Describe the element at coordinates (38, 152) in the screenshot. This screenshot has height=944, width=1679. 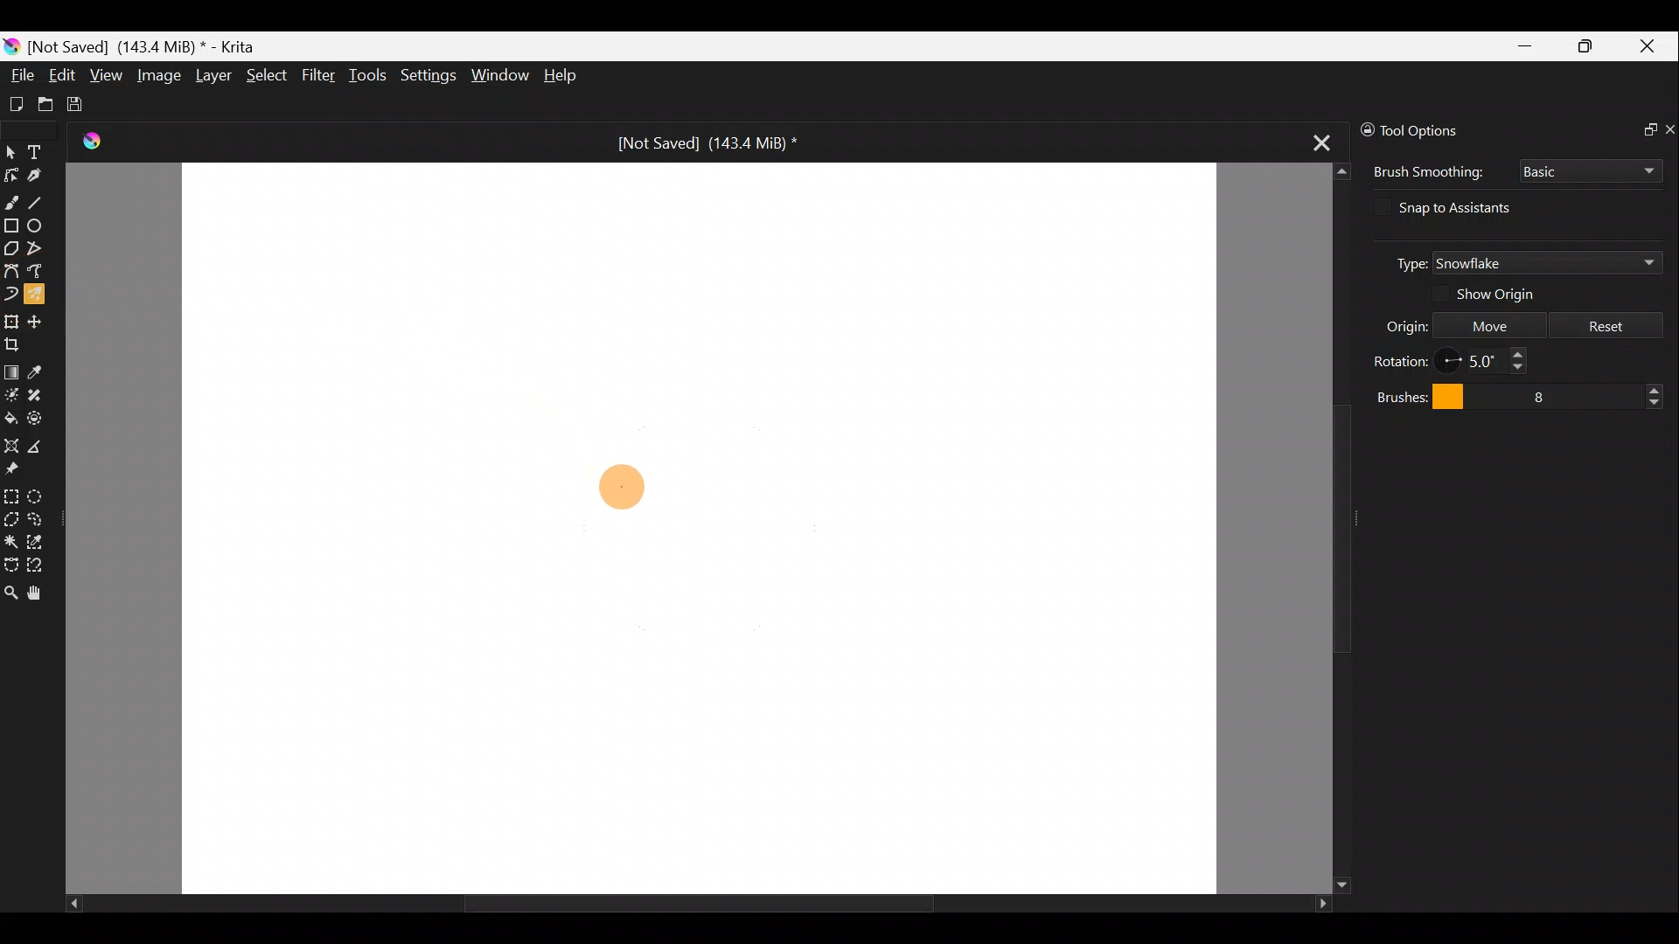
I see `Text tool` at that location.